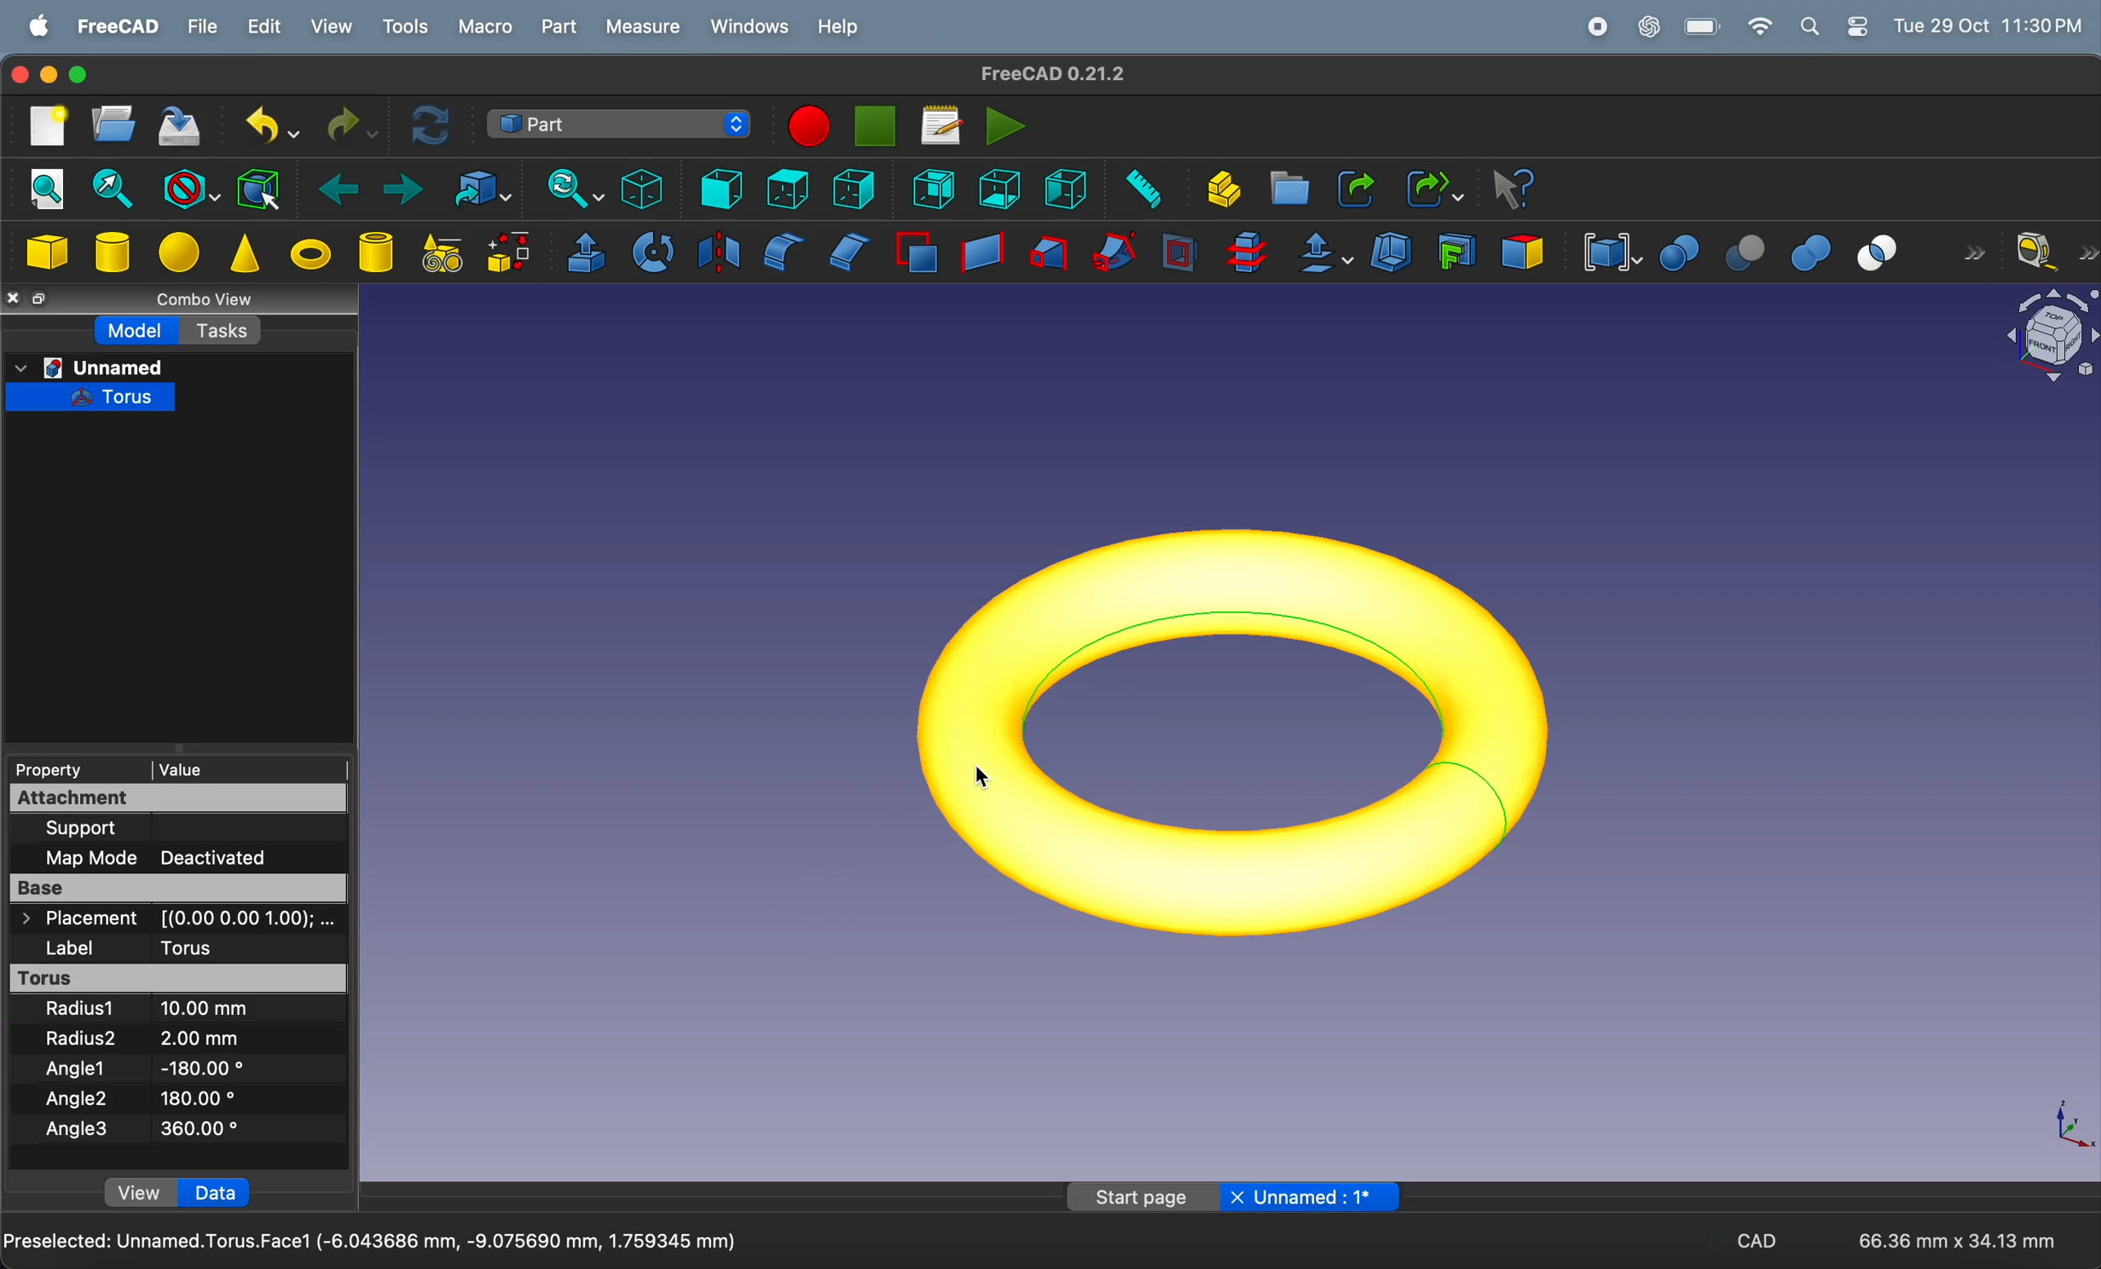  What do you see at coordinates (215, 298) in the screenshot?
I see `combo views` at bounding box center [215, 298].